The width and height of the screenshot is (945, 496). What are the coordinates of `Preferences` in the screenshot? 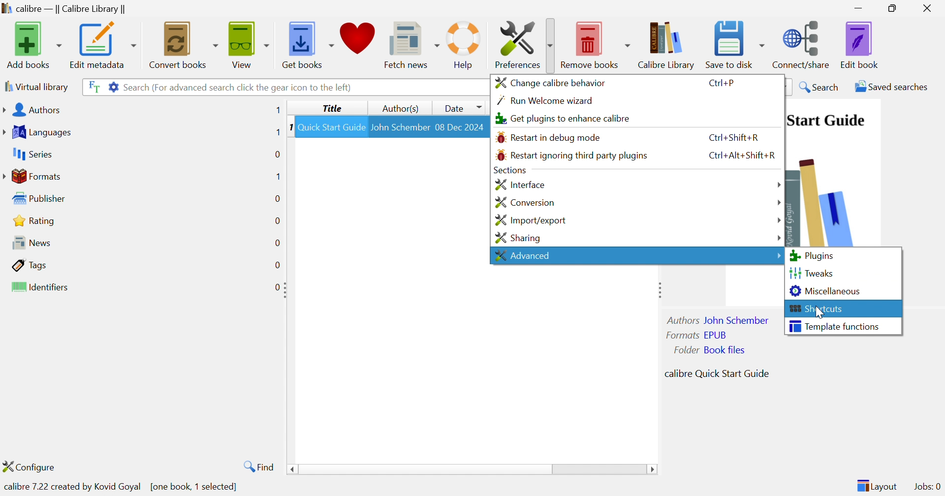 It's located at (521, 44).